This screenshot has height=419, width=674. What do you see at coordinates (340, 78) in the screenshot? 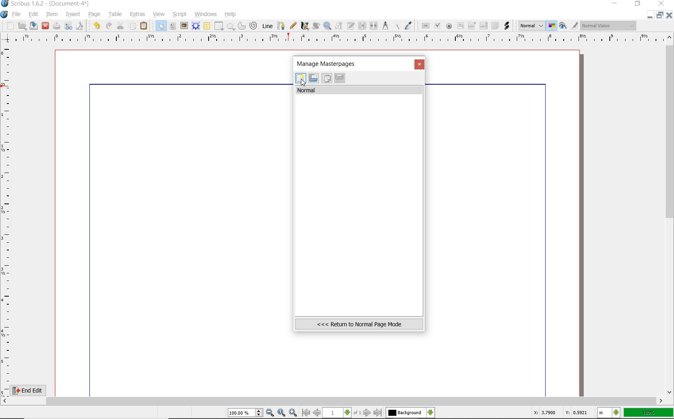
I see `delete the selected masterpages` at bounding box center [340, 78].